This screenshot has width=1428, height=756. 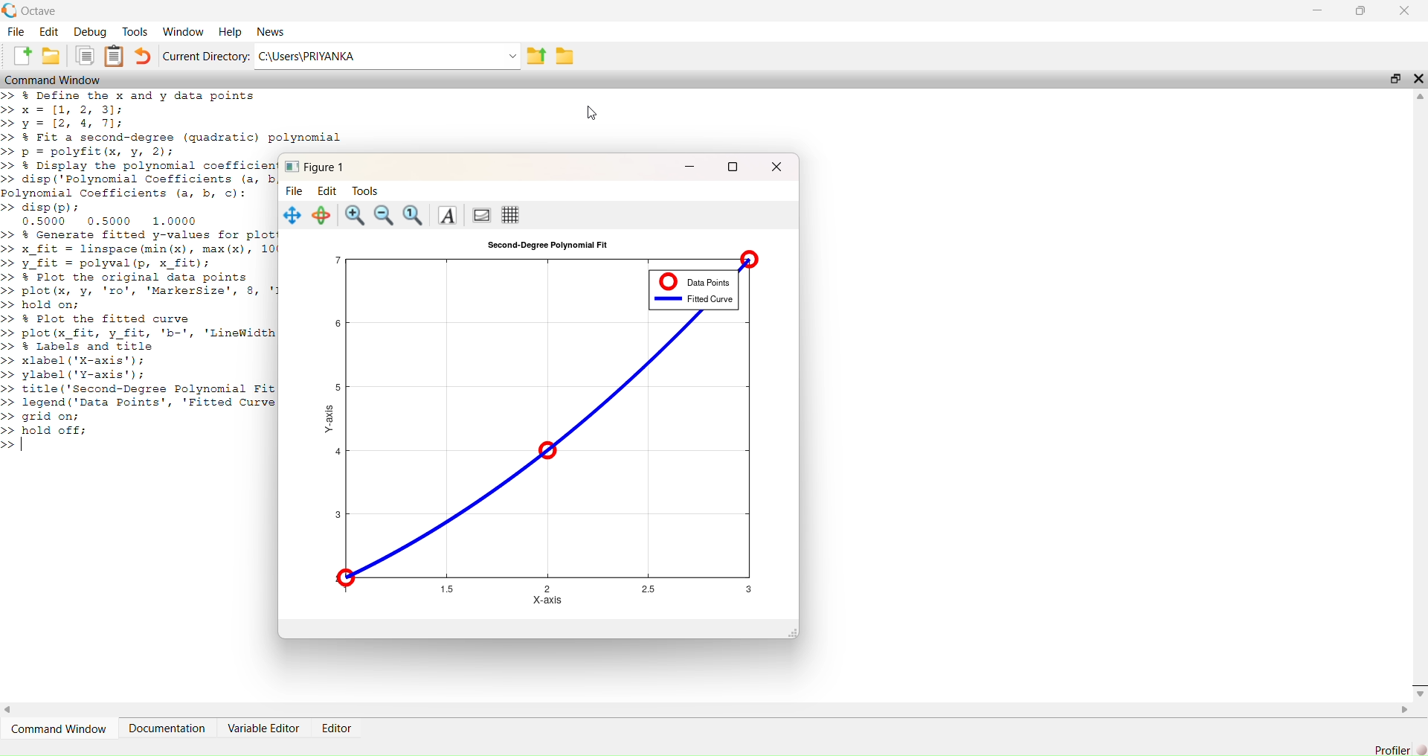 What do you see at coordinates (513, 215) in the screenshot?
I see `Toggle current axes grid visibility` at bounding box center [513, 215].